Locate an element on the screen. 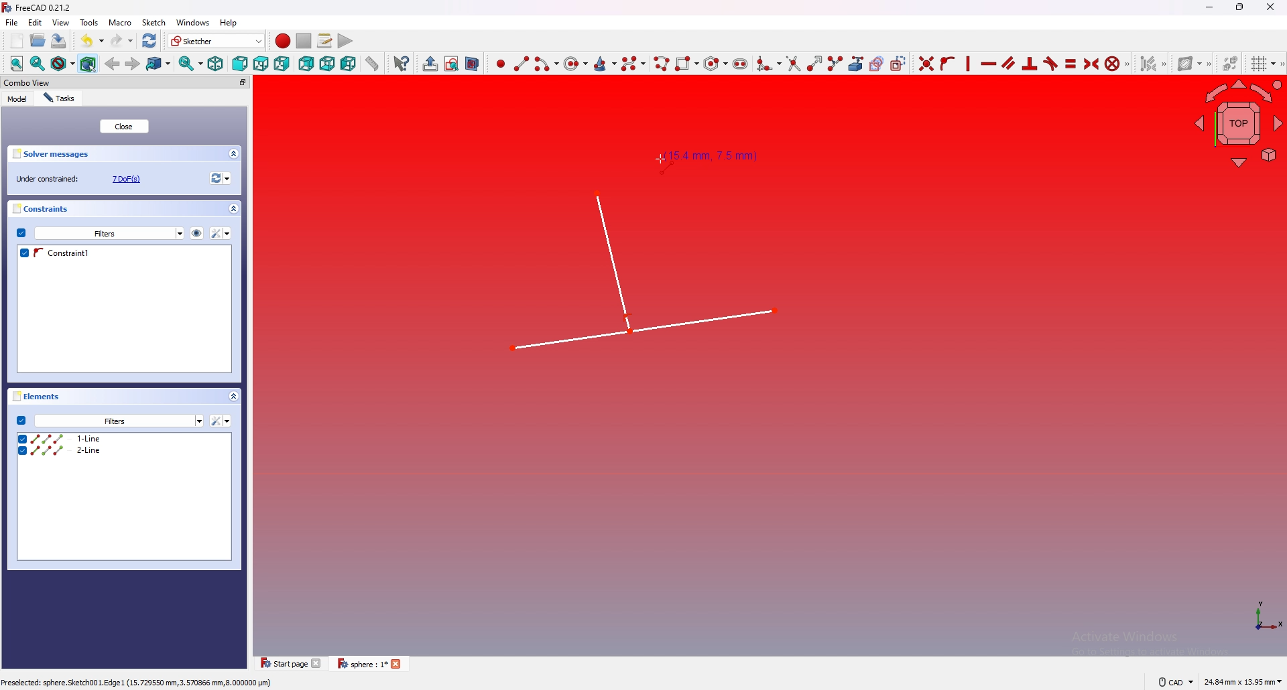 The image size is (1287, 690). Settings is located at coordinates (221, 233).